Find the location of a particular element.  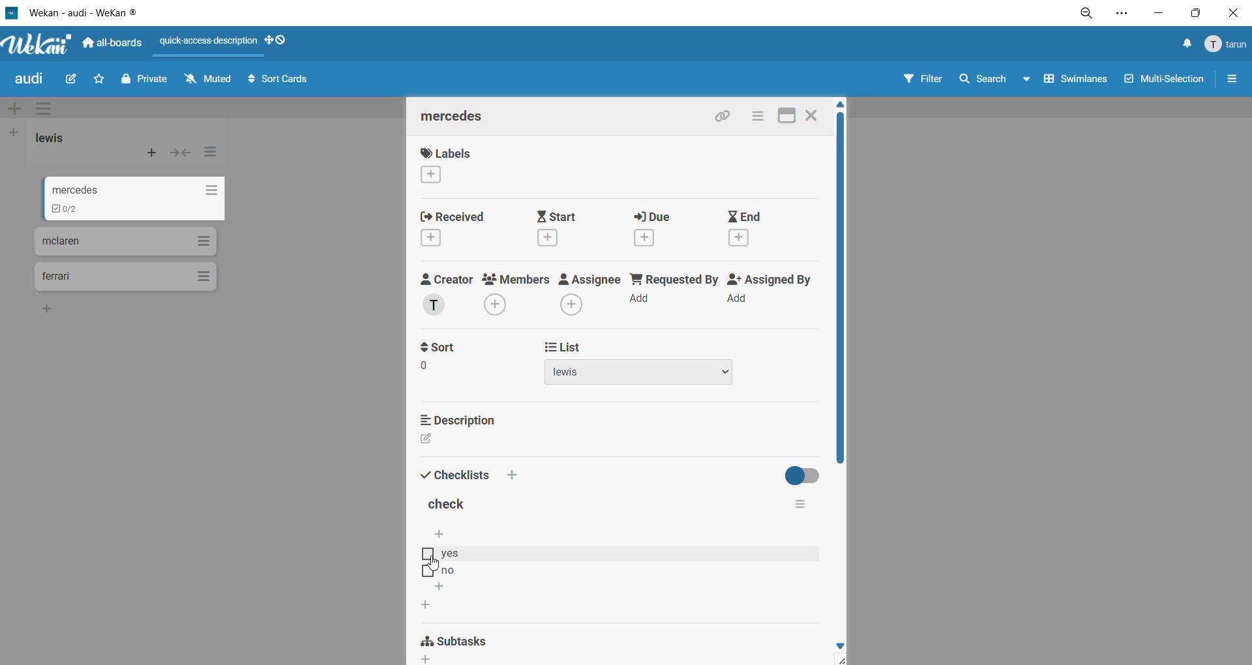

maximize is located at coordinates (786, 117).